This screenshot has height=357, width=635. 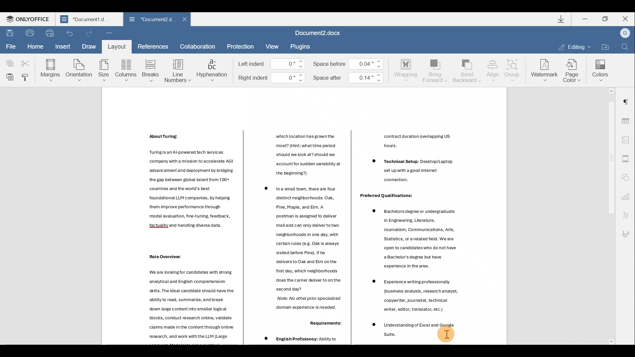 What do you see at coordinates (29, 20) in the screenshot?
I see `ONLYOFFICE` at bounding box center [29, 20].